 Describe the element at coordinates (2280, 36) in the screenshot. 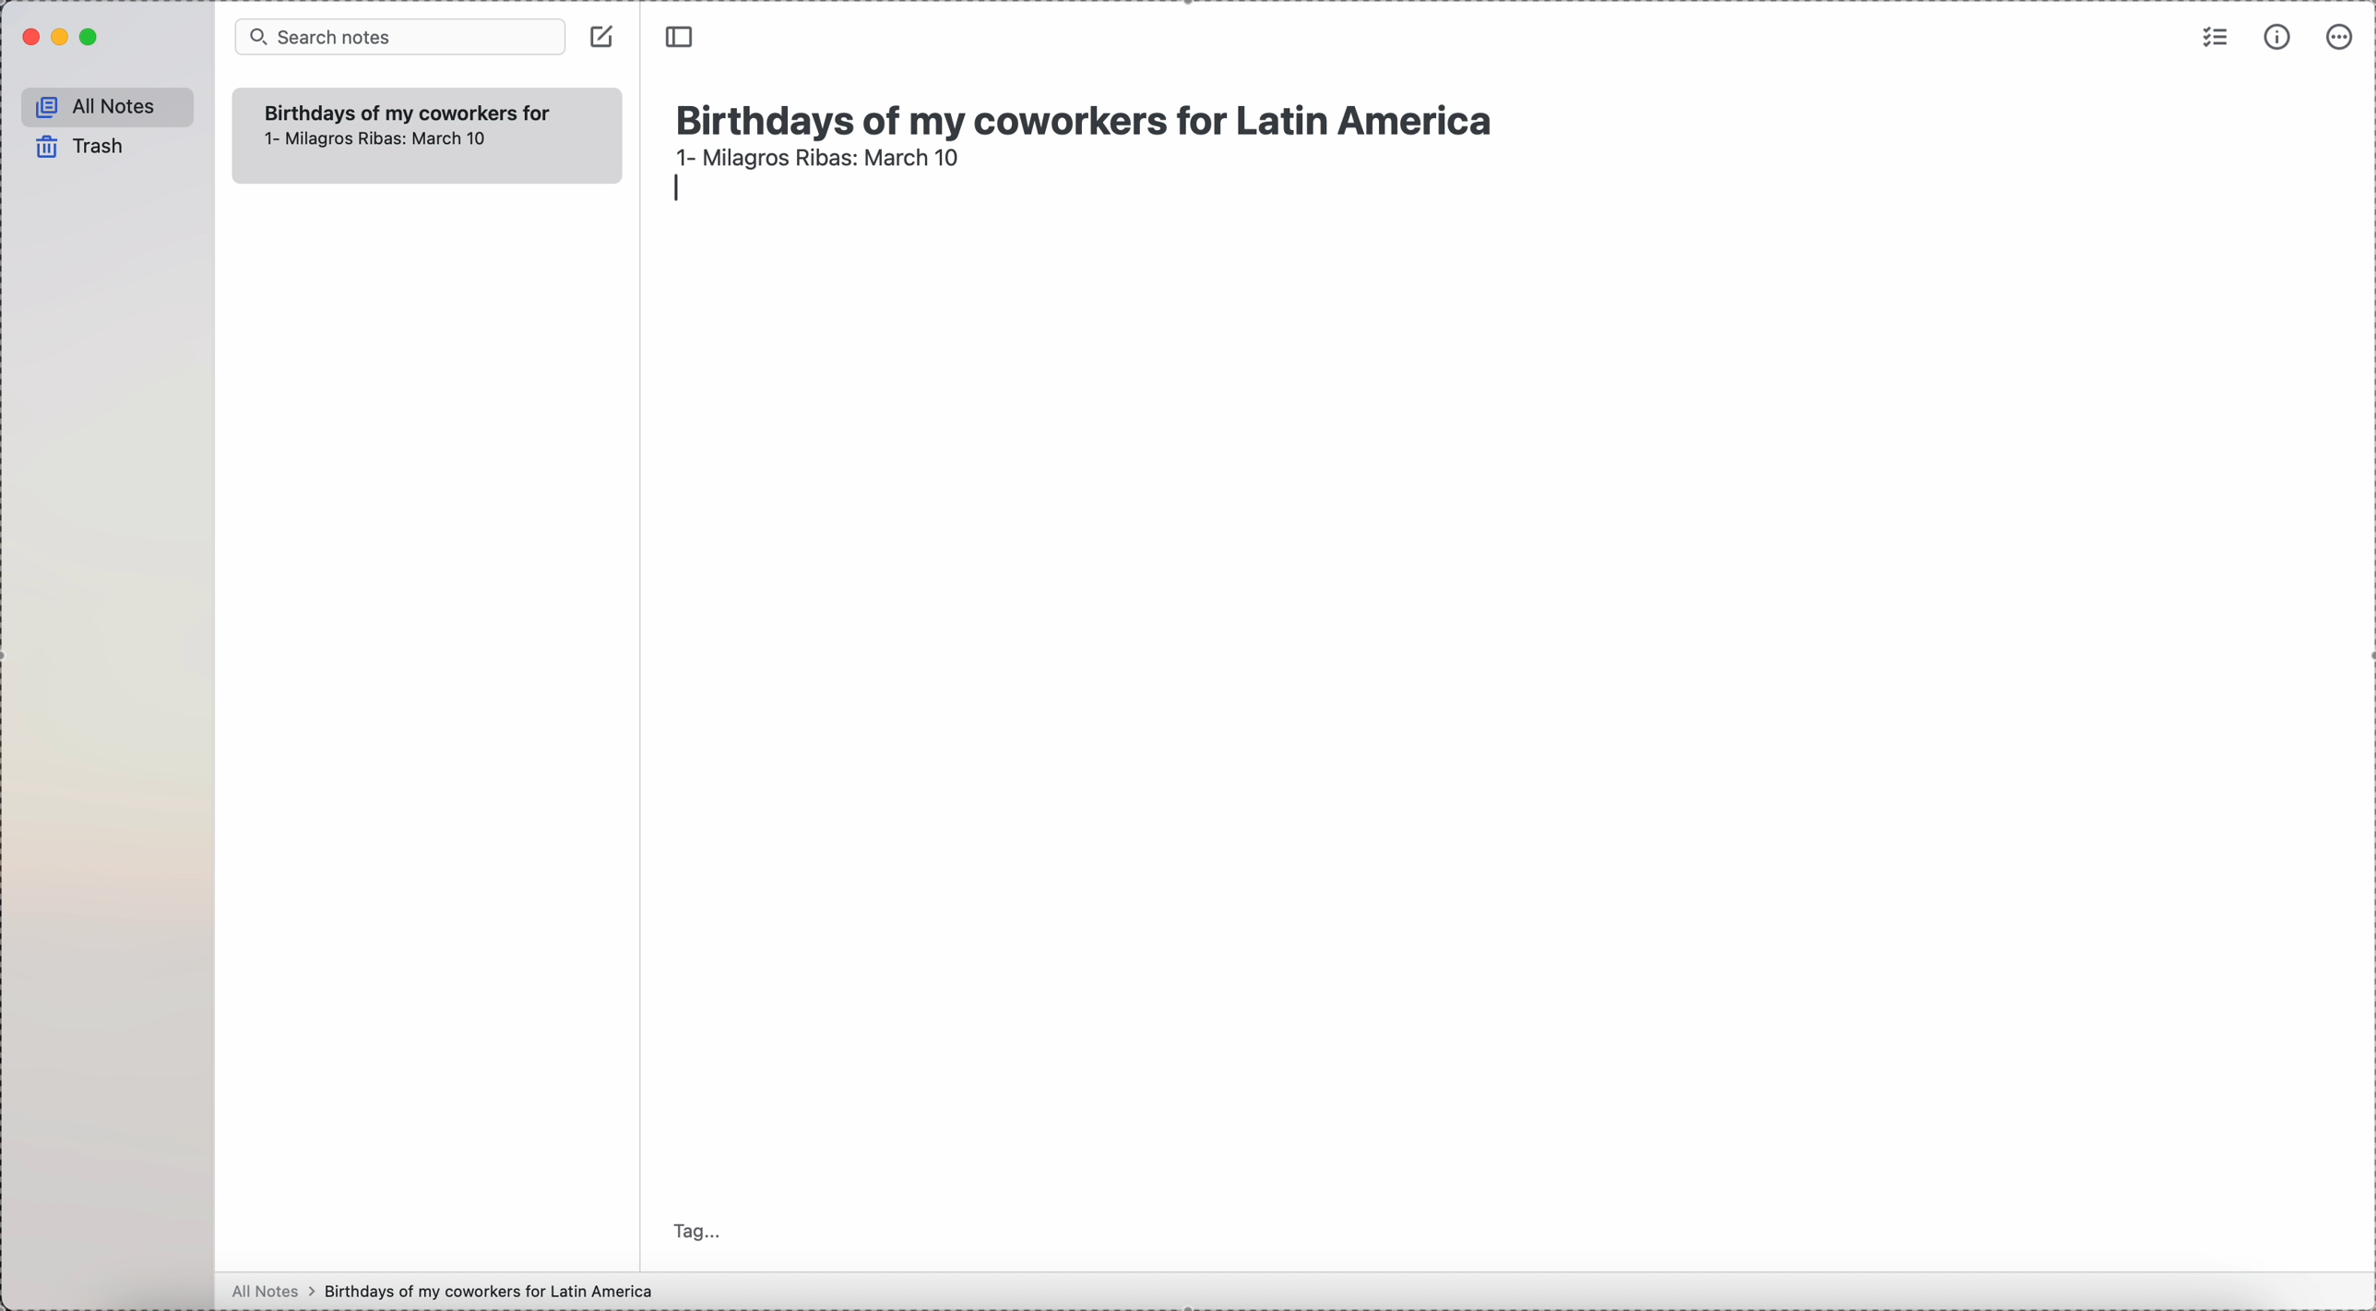

I see `metrics` at that location.